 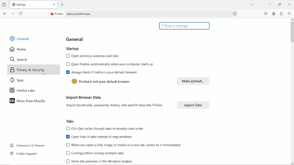 I want to click on text, so click(x=113, y=64).